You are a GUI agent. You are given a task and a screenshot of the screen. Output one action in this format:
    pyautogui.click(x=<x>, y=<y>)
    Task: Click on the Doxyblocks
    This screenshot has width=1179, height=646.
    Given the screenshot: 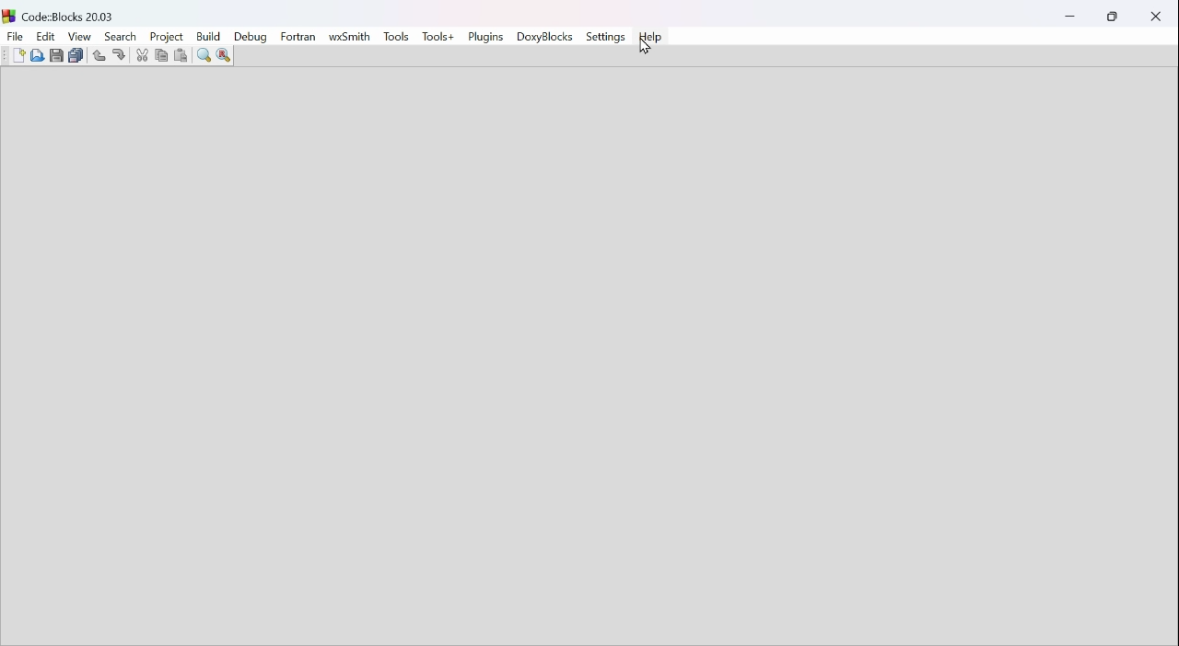 What is the action you would take?
    pyautogui.click(x=547, y=38)
    